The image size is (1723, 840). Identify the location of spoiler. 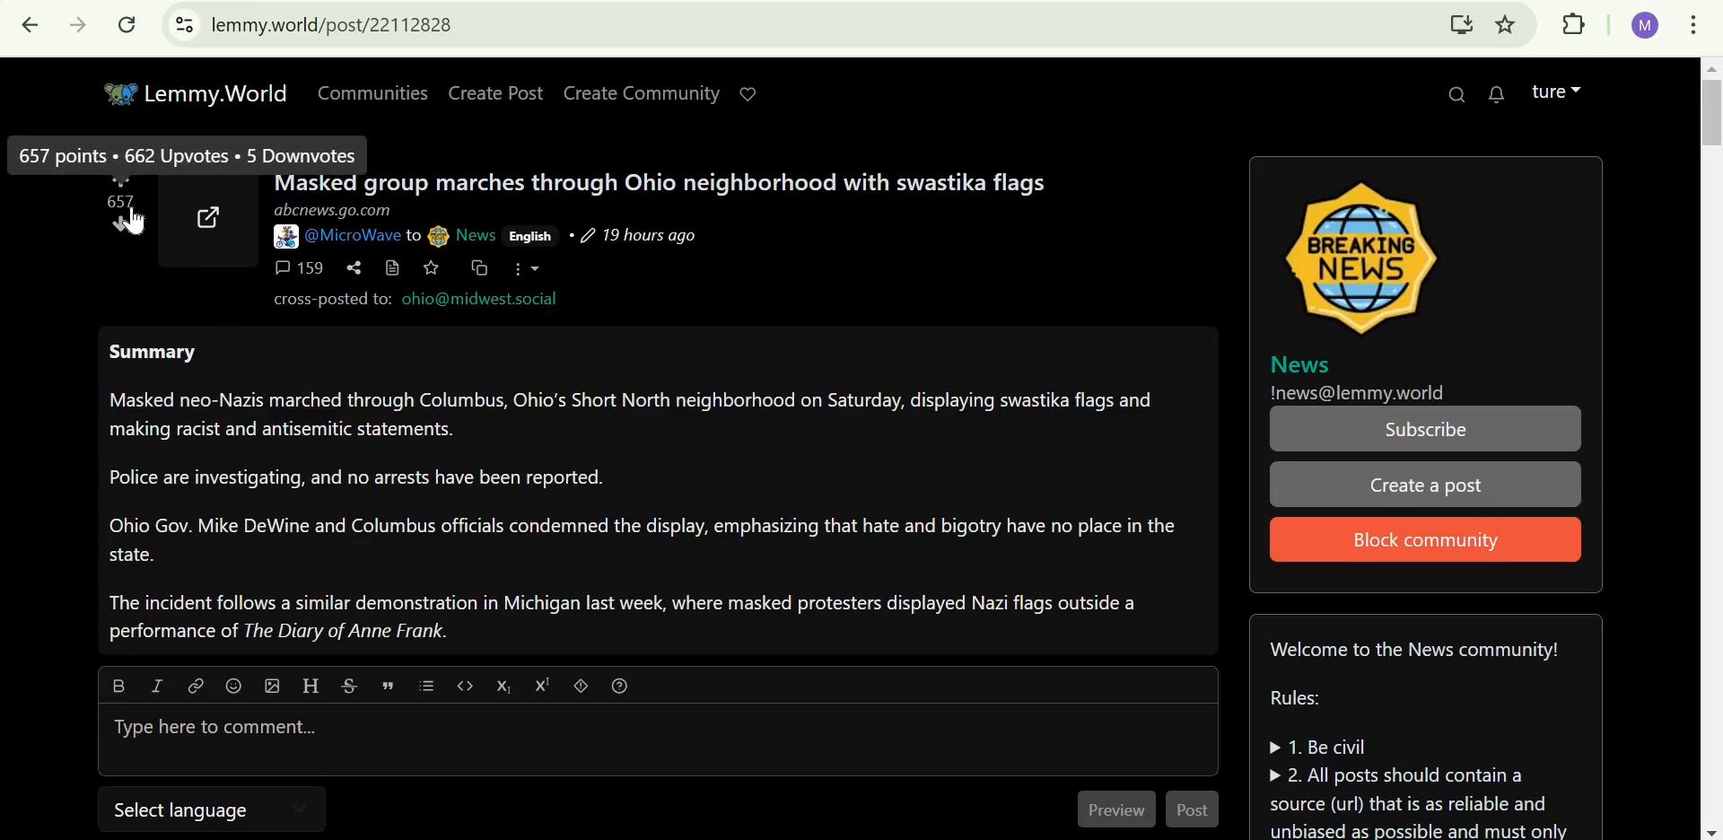
(581, 686).